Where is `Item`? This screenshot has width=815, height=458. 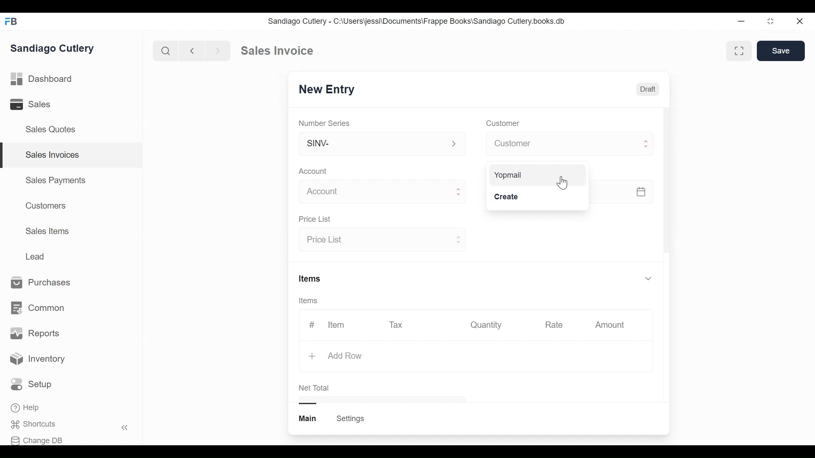 Item is located at coordinates (337, 325).